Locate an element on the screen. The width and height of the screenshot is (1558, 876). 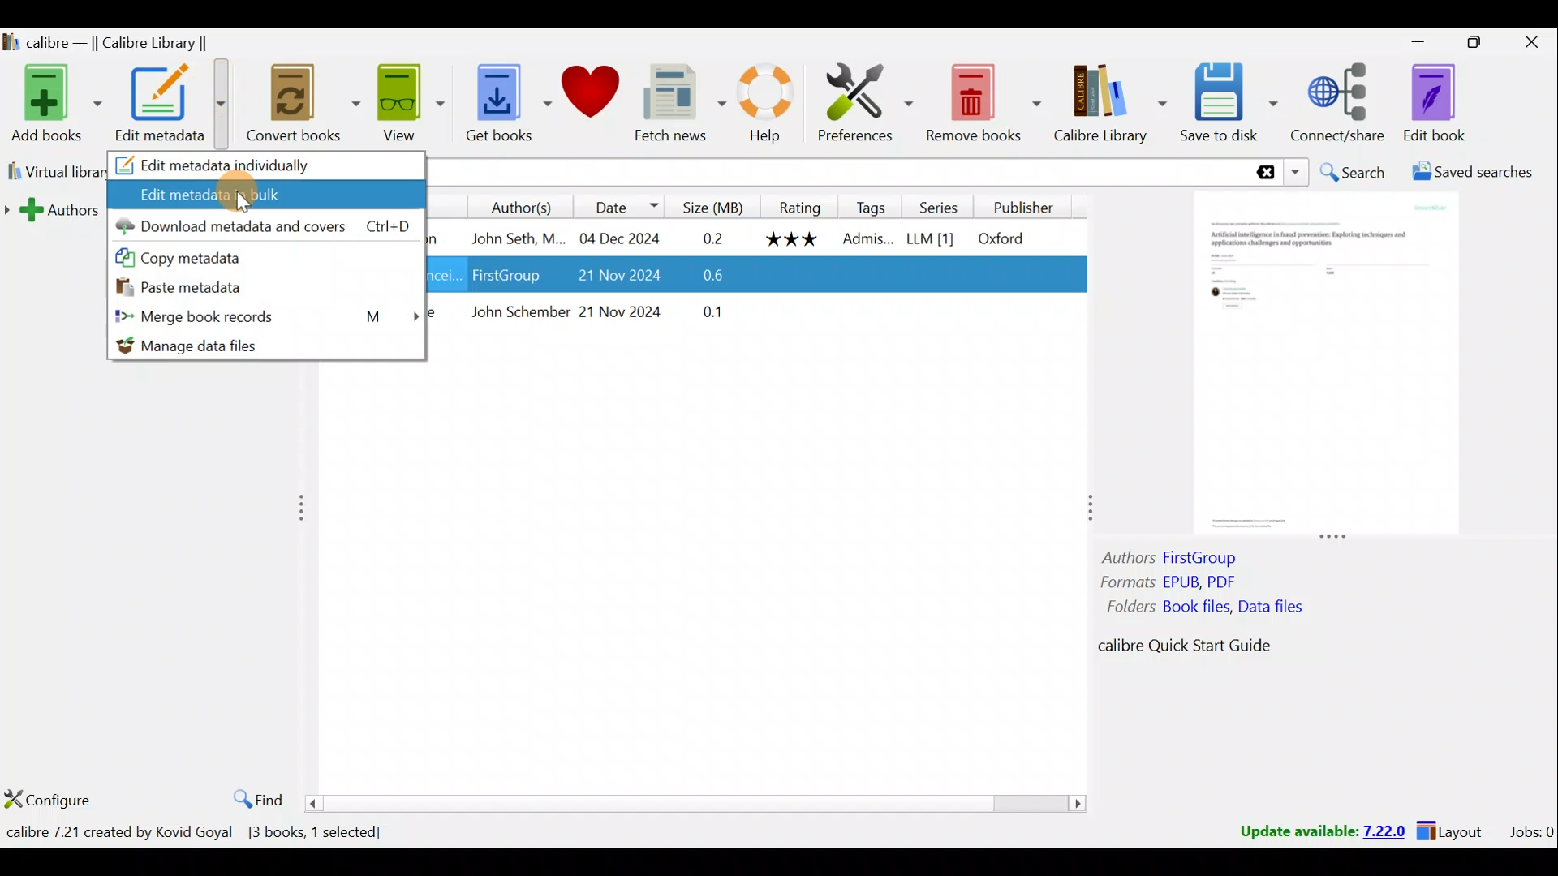
Find is located at coordinates (256, 799).